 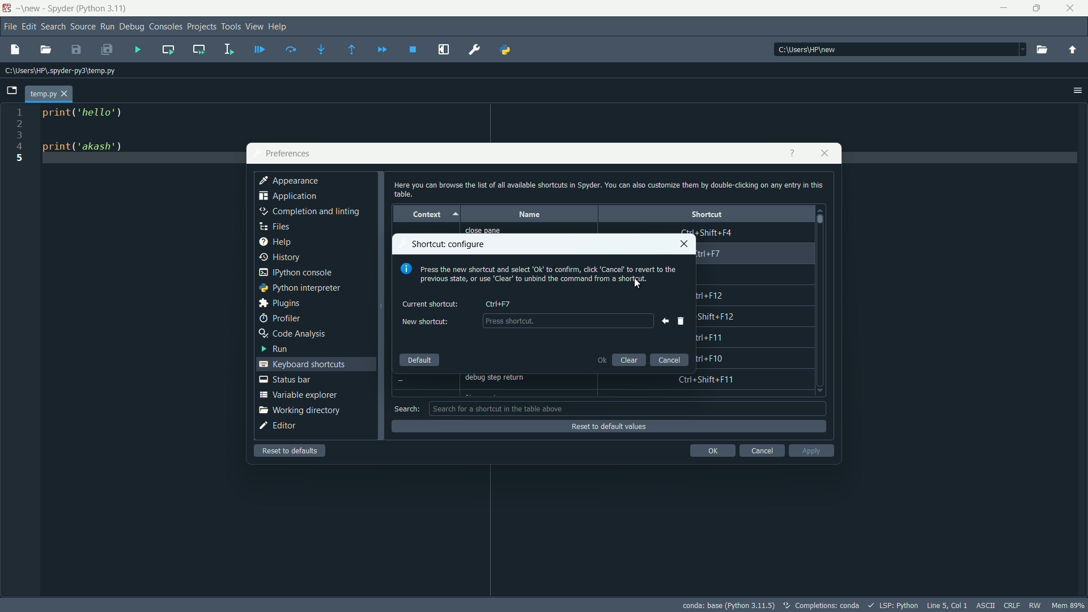 I want to click on run until next function, so click(x=352, y=50).